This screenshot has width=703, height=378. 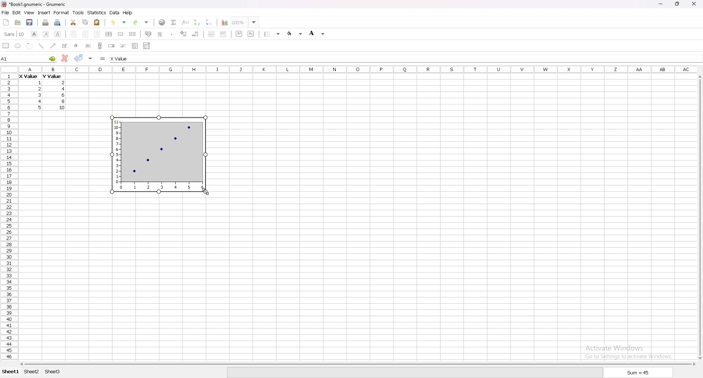 I want to click on spin button, so click(x=112, y=46).